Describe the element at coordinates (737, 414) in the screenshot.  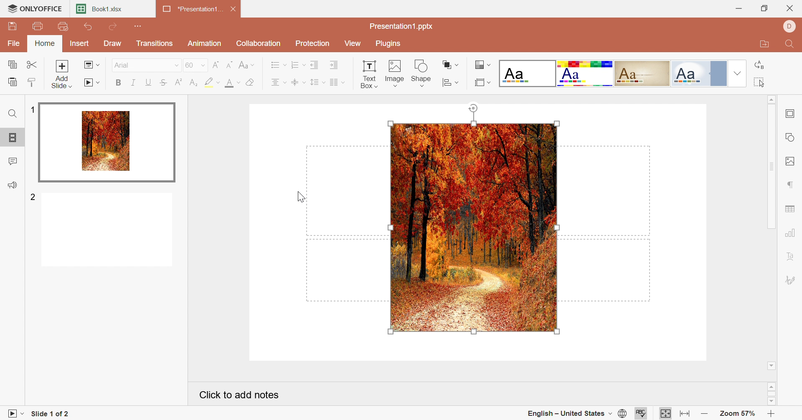
I see `Zoom 57%` at that location.